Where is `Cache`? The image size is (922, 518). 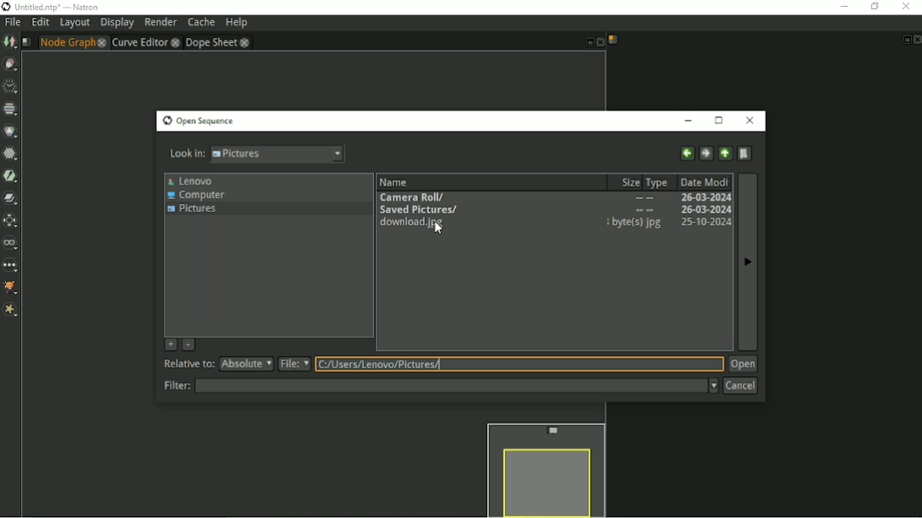 Cache is located at coordinates (201, 23).